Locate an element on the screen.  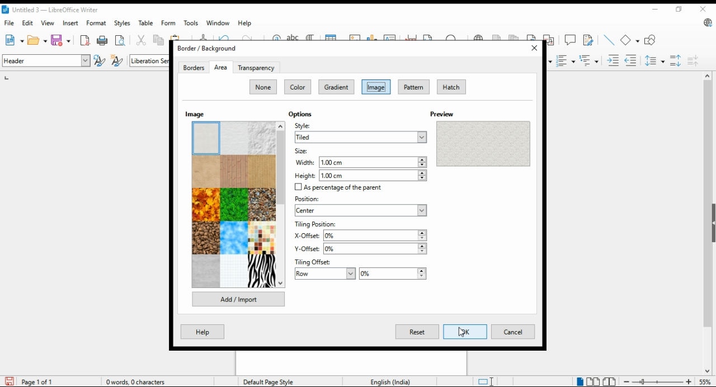
row is located at coordinates (324, 274).